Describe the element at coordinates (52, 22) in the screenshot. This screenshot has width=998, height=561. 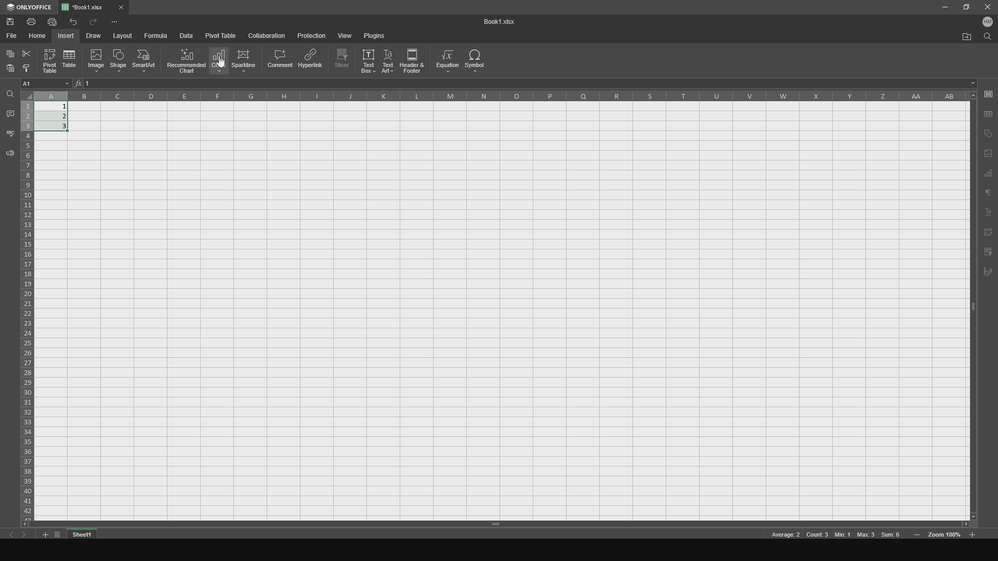
I see `print file` at that location.